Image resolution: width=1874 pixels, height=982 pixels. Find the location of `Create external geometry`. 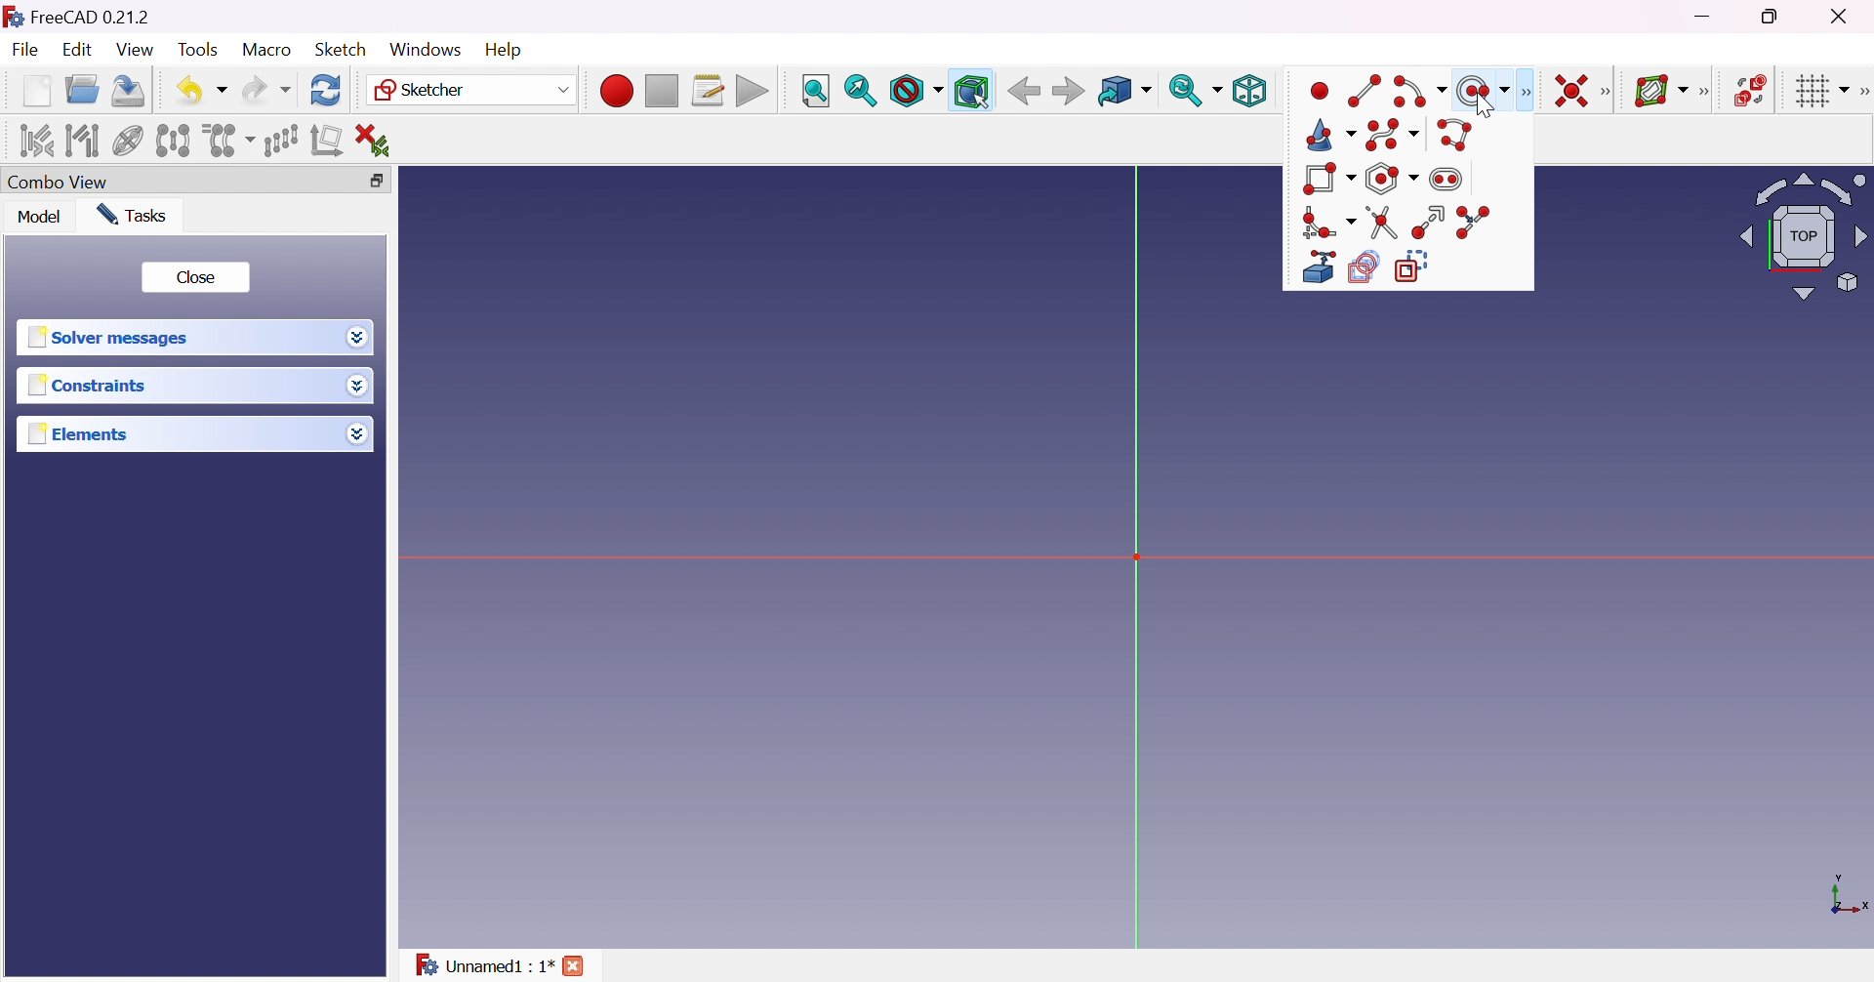

Create external geometry is located at coordinates (1318, 268).